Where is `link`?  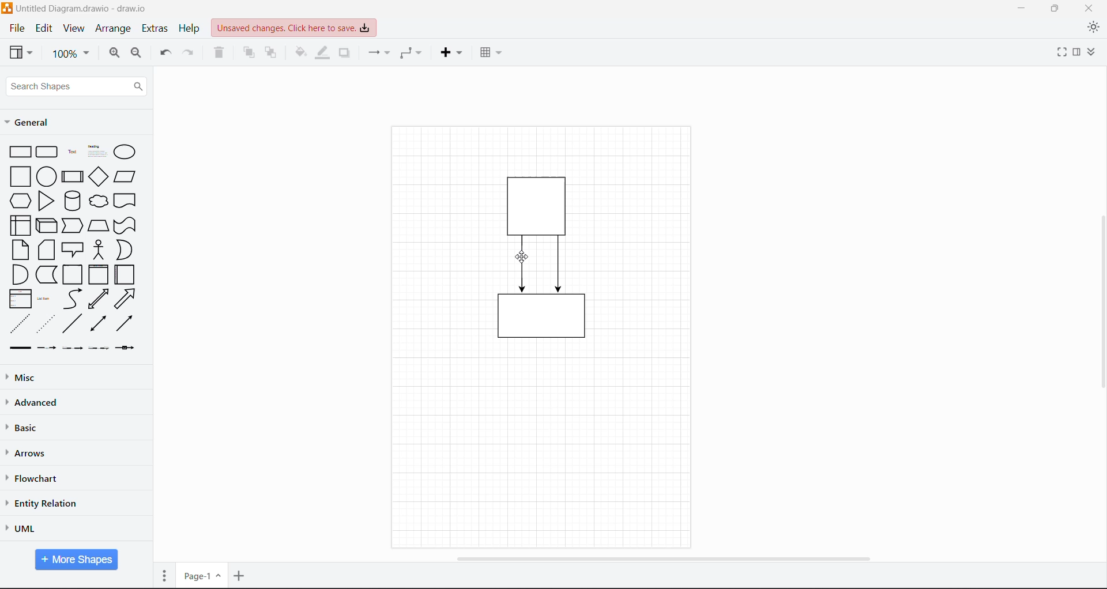 link is located at coordinates (18, 348).